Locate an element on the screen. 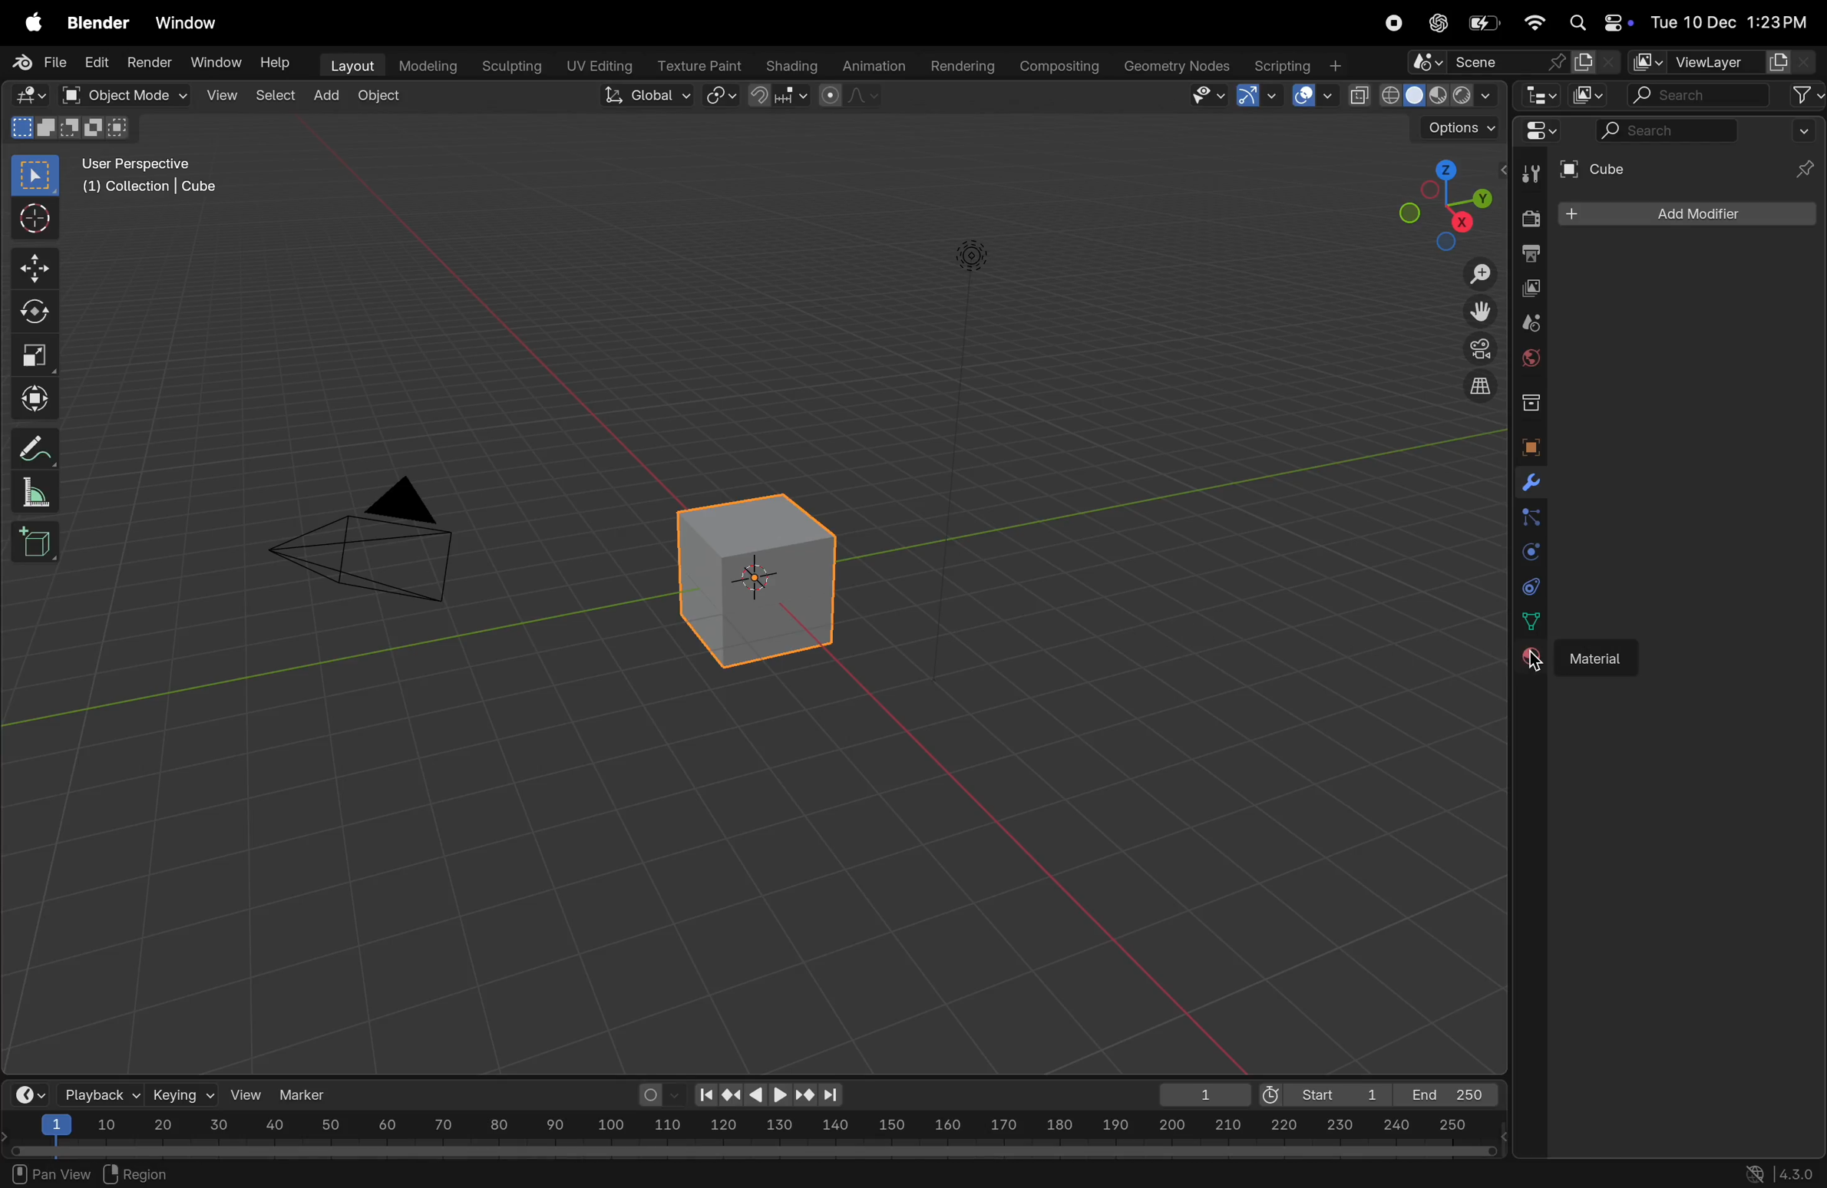  Geometry is located at coordinates (1179, 66).